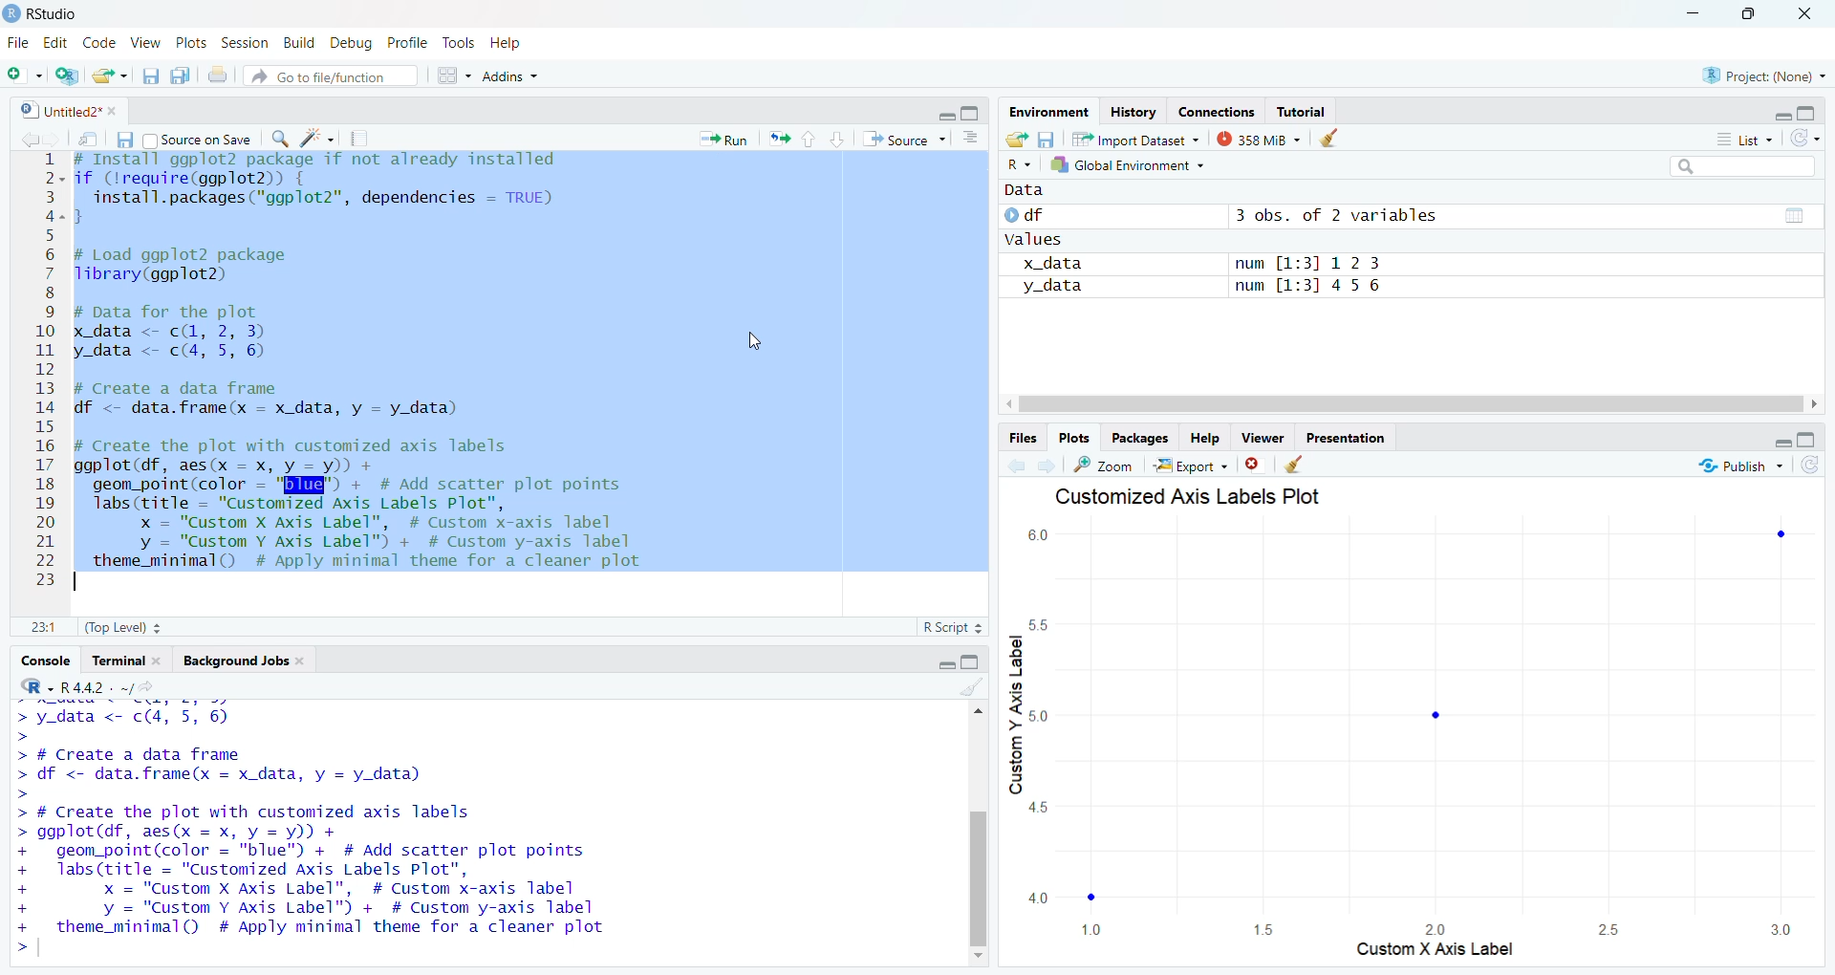  Describe the element at coordinates (128, 141) in the screenshot. I see `save` at that location.